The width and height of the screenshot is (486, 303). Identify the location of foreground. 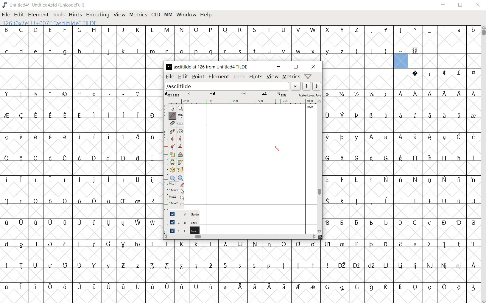
(181, 230).